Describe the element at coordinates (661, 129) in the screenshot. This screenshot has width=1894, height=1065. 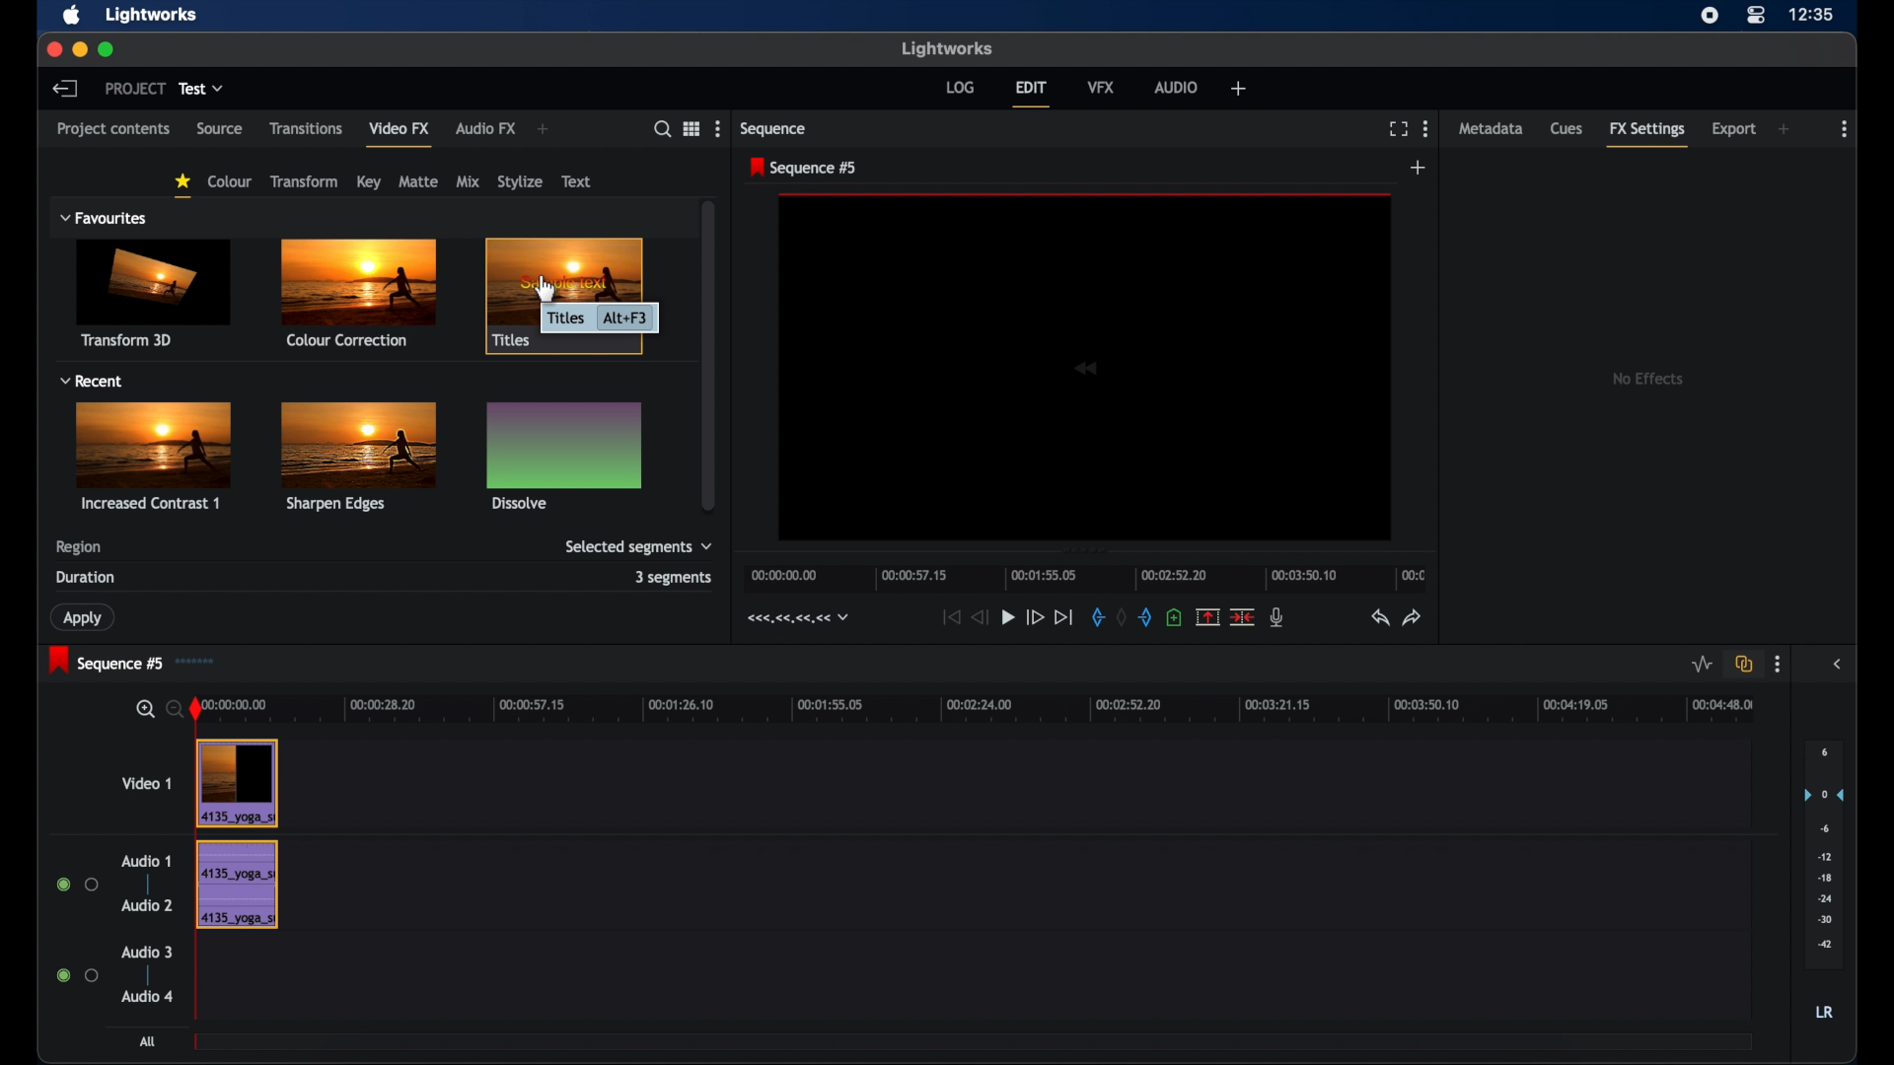
I see `search` at that location.